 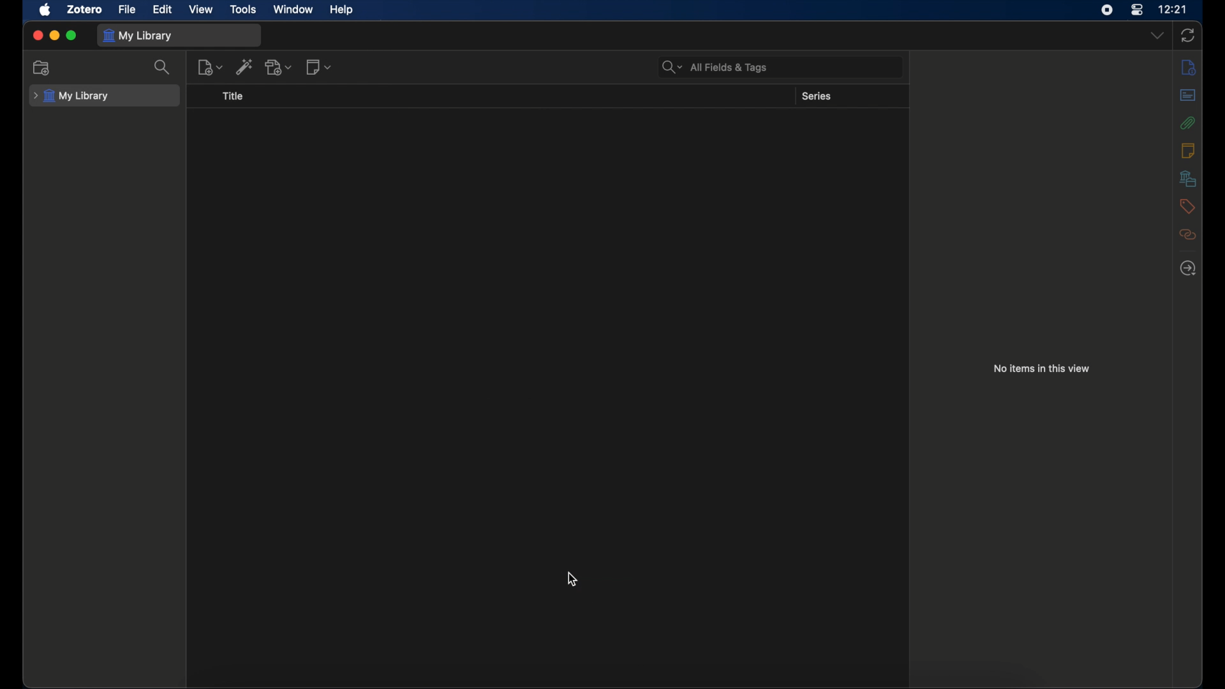 I want to click on dropdown, so click(x=1159, y=36).